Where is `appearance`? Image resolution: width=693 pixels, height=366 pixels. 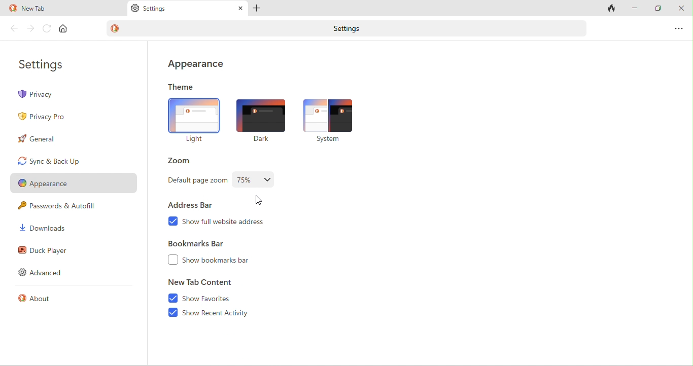
appearance is located at coordinates (72, 185).